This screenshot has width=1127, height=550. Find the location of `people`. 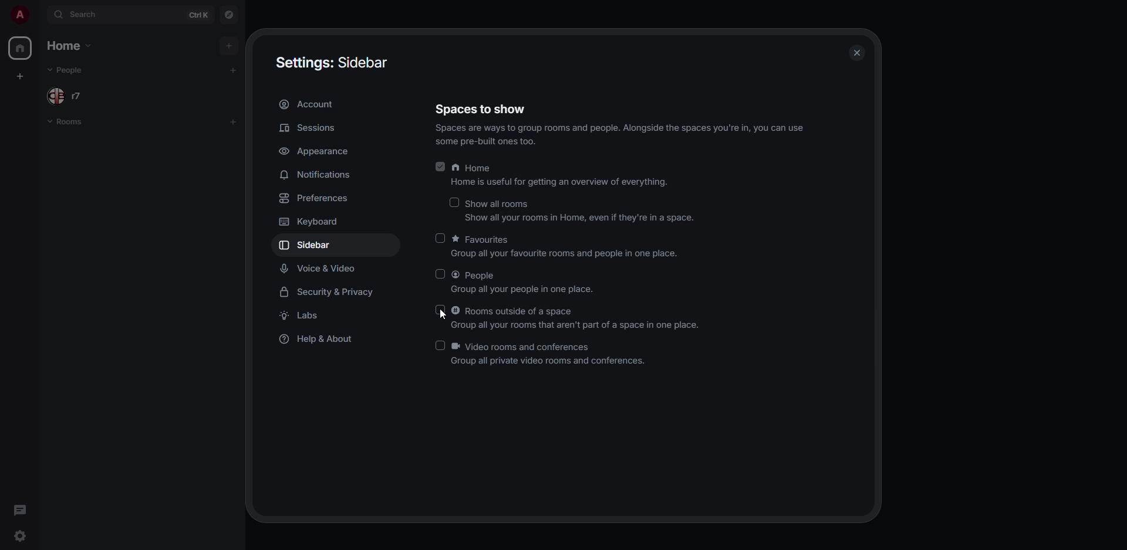

people is located at coordinates (66, 96).